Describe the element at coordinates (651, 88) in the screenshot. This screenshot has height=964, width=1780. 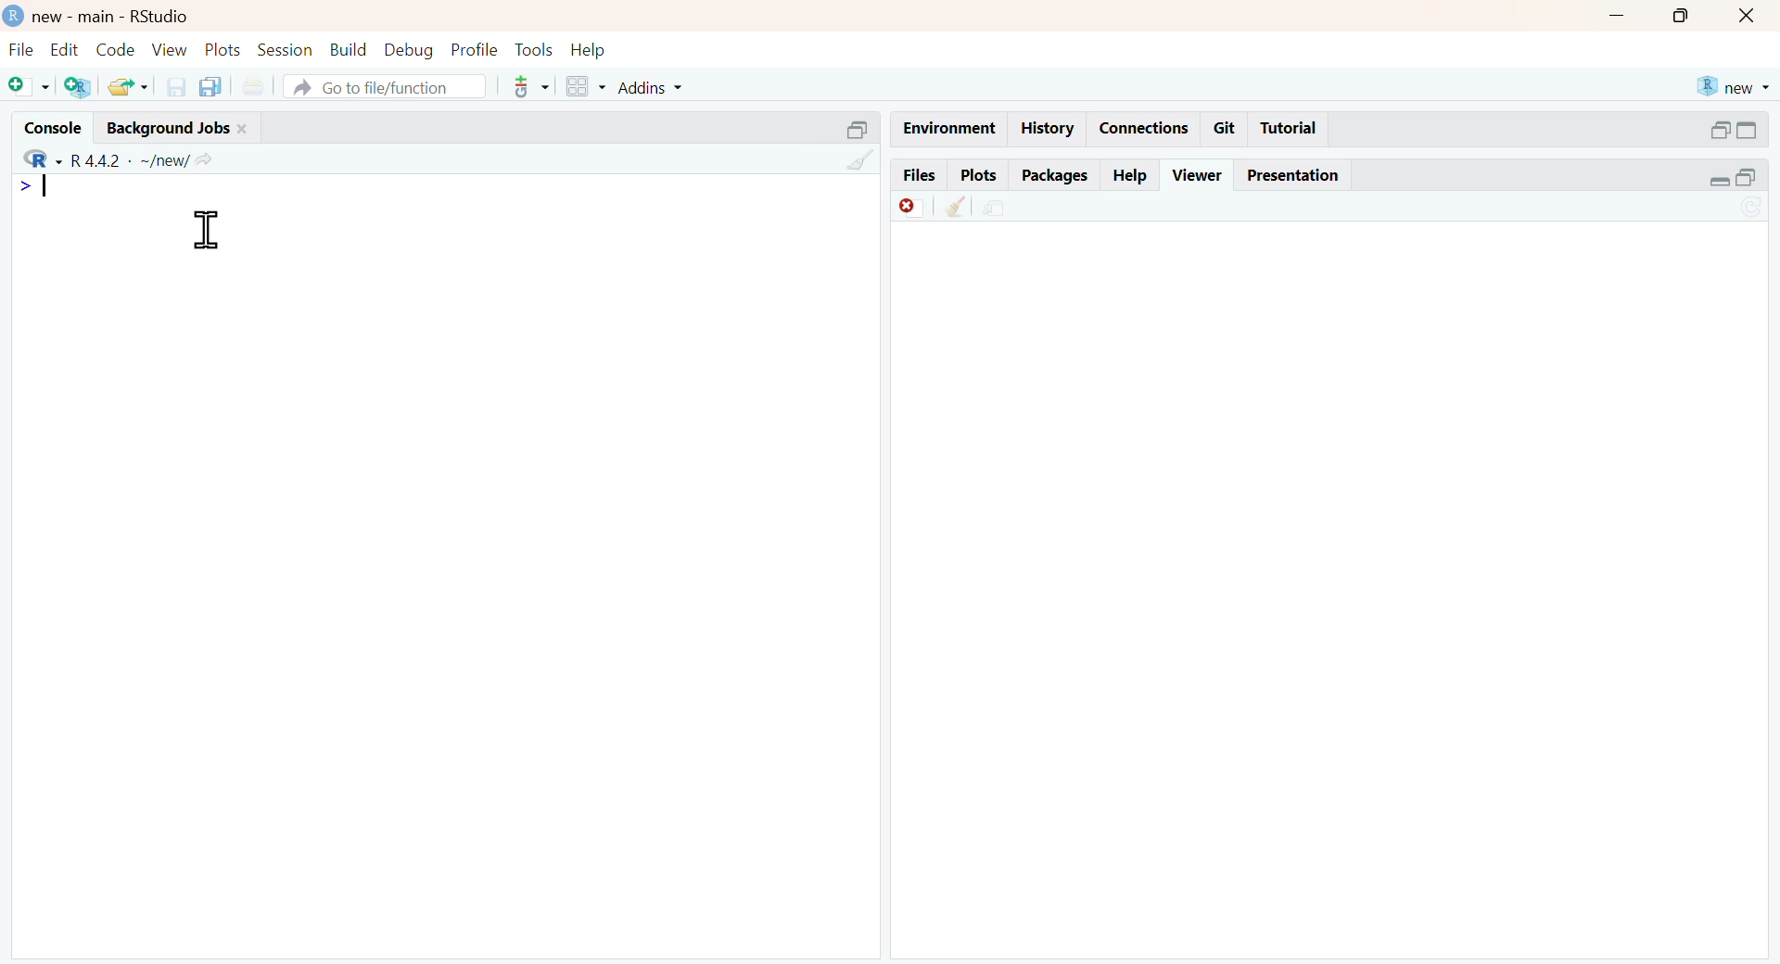
I see `addins` at that location.